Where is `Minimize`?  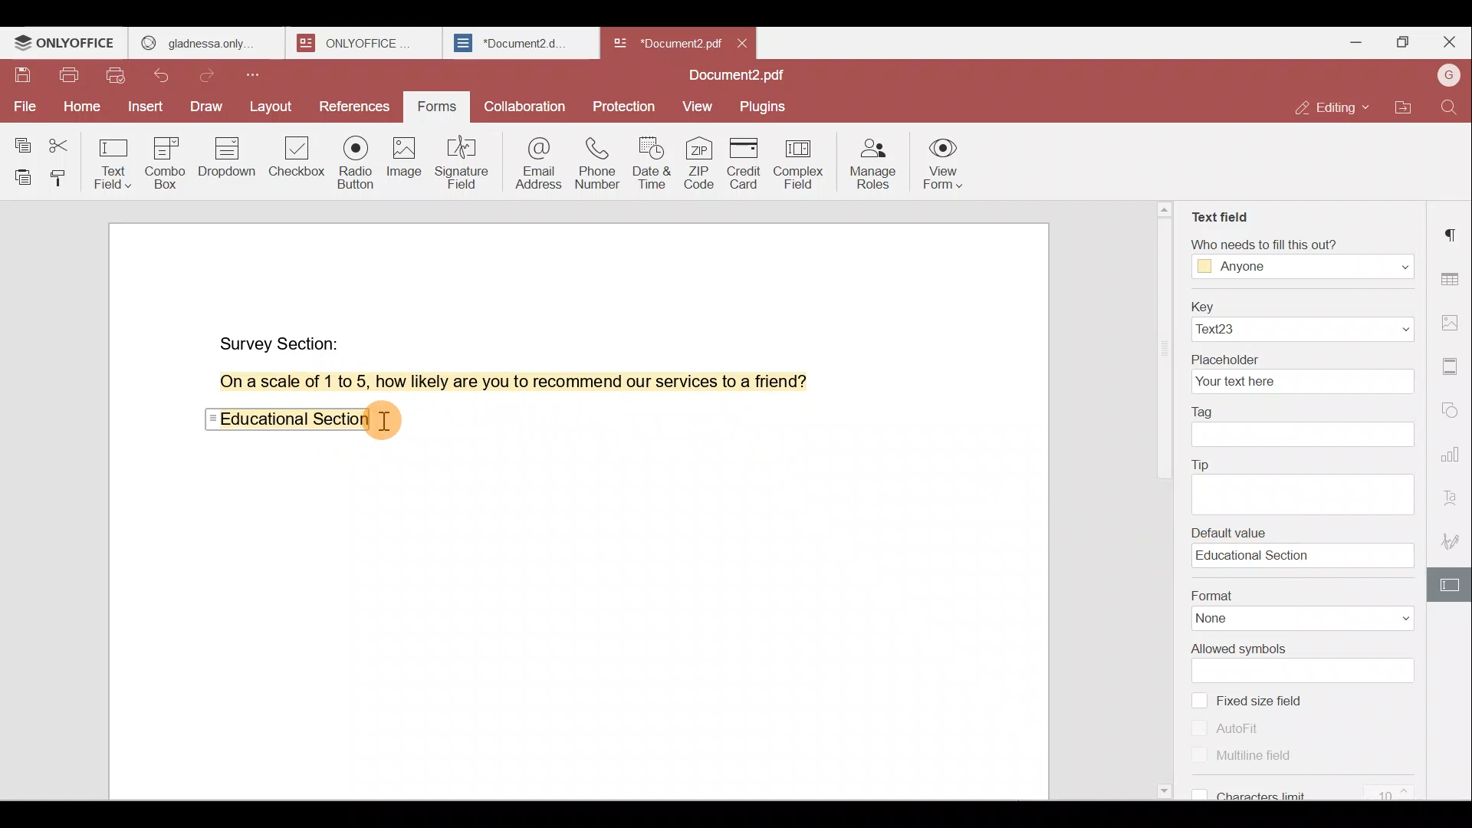 Minimize is located at coordinates (1352, 41).